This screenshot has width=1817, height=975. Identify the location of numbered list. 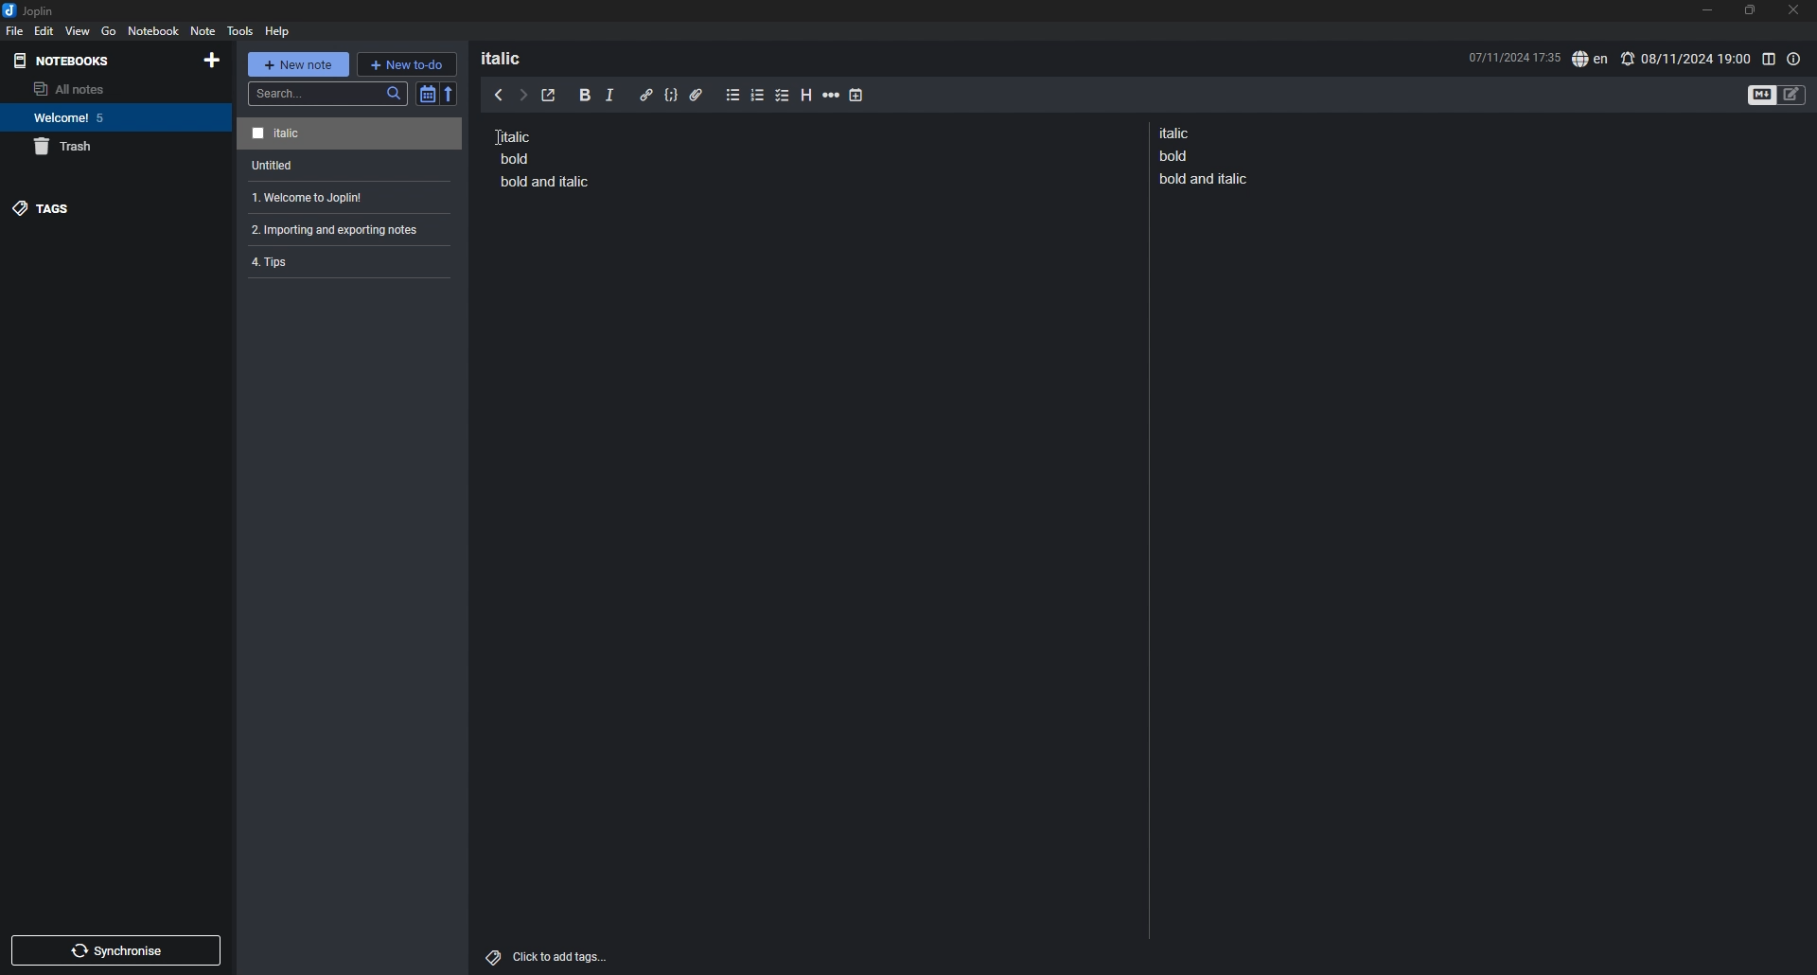
(758, 97).